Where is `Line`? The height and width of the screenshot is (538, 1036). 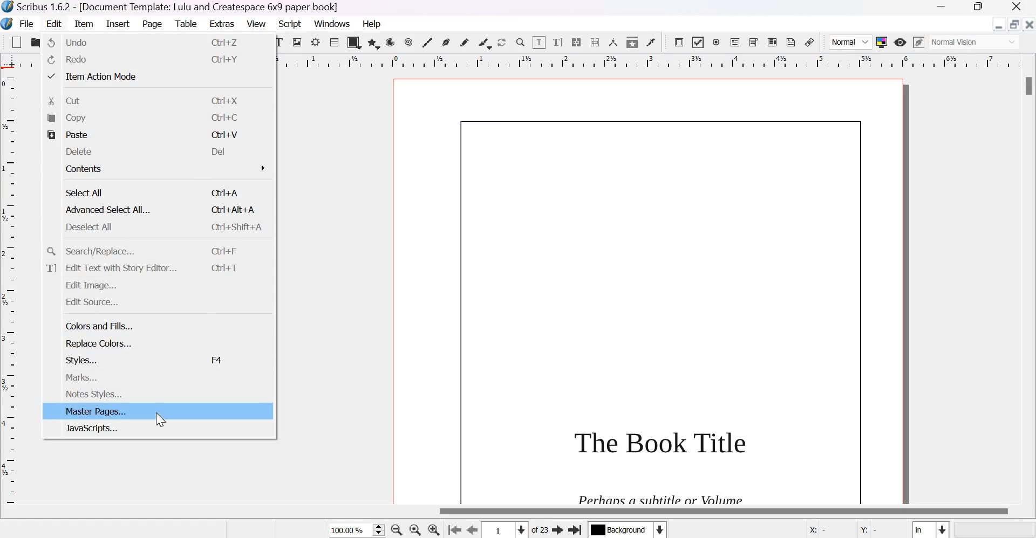
Line is located at coordinates (428, 43).